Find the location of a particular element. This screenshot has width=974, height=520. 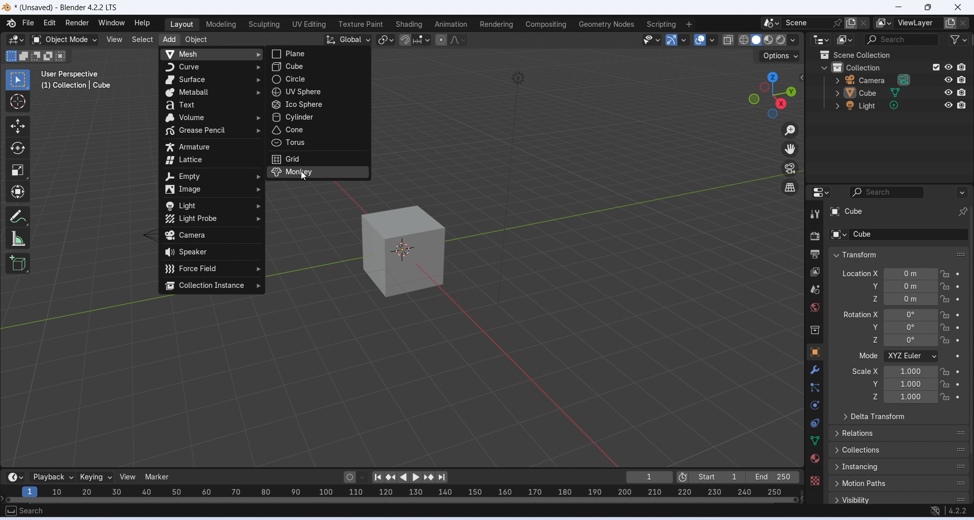

z is located at coordinates (872, 397).